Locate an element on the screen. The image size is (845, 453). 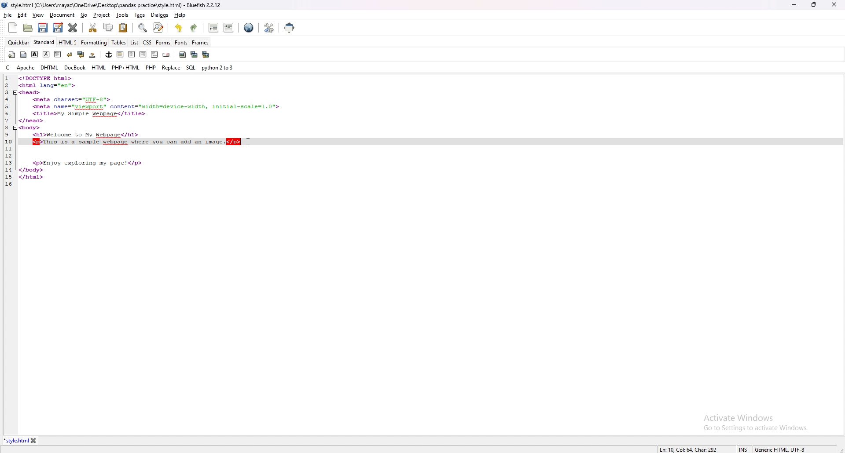
list is located at coordinates (134, 43).